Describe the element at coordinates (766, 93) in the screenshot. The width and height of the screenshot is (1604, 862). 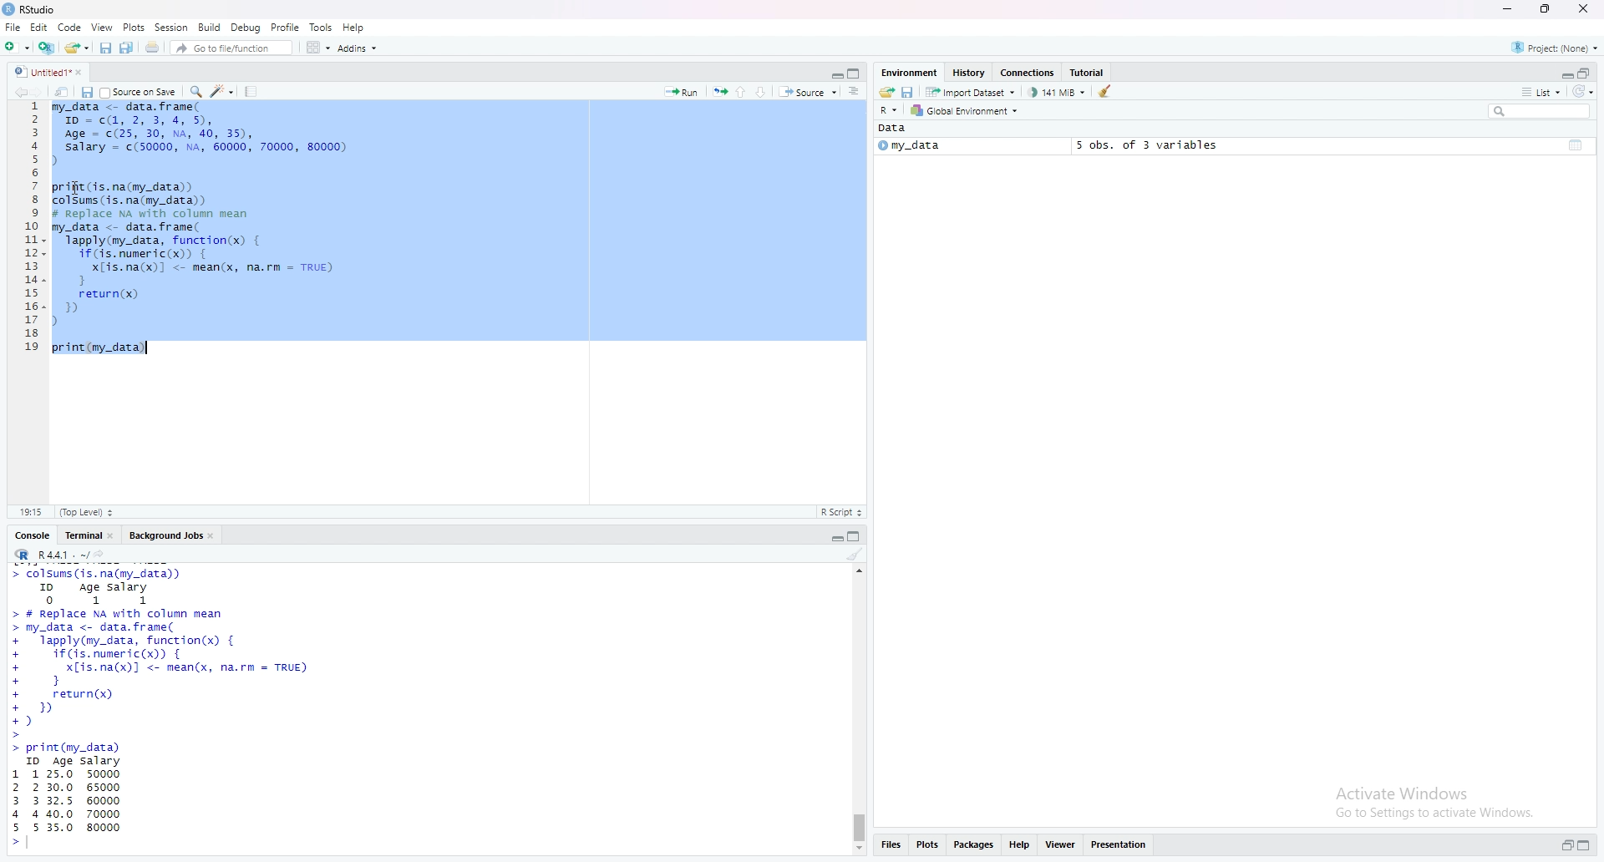
I see `go to the next section` at that location.